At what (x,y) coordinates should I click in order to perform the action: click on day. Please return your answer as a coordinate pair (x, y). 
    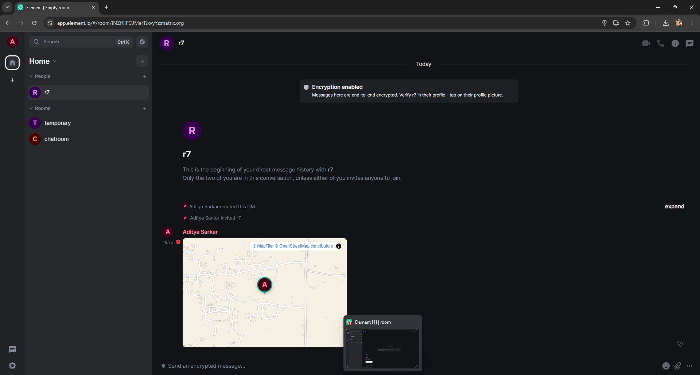
    Looking at the image, I should click on (426, 64).